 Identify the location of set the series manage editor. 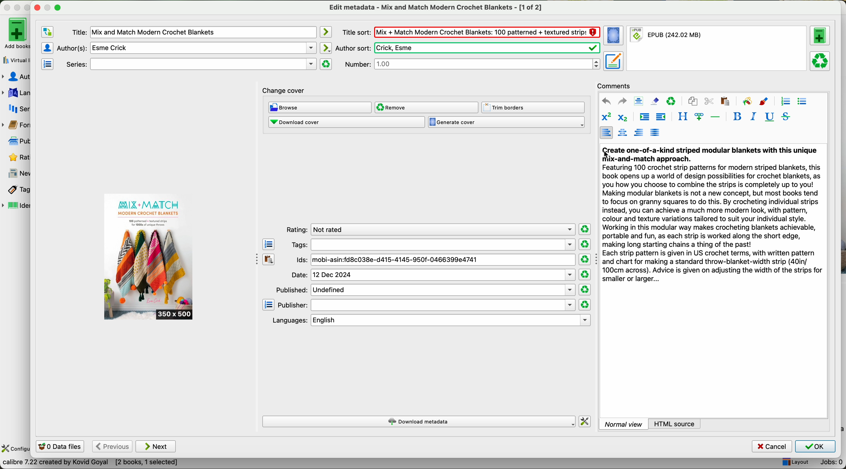
(47, 63).